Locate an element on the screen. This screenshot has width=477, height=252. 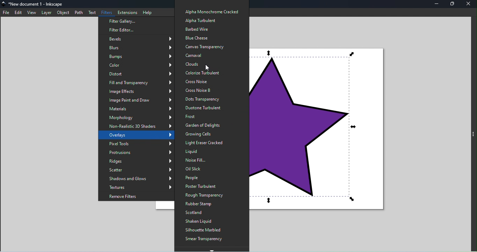
minimize is located at coordinates (436, 4).